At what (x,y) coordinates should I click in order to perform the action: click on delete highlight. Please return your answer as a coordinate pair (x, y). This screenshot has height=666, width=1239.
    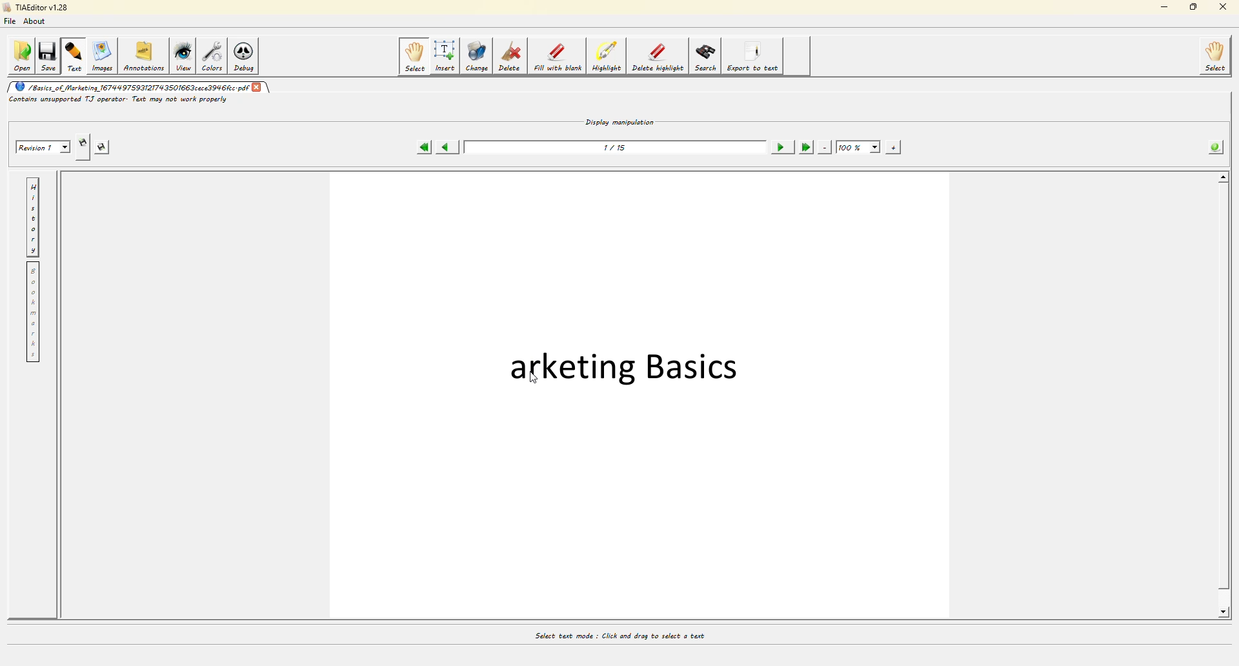
    Looking at the image, I should click on (657, 57).